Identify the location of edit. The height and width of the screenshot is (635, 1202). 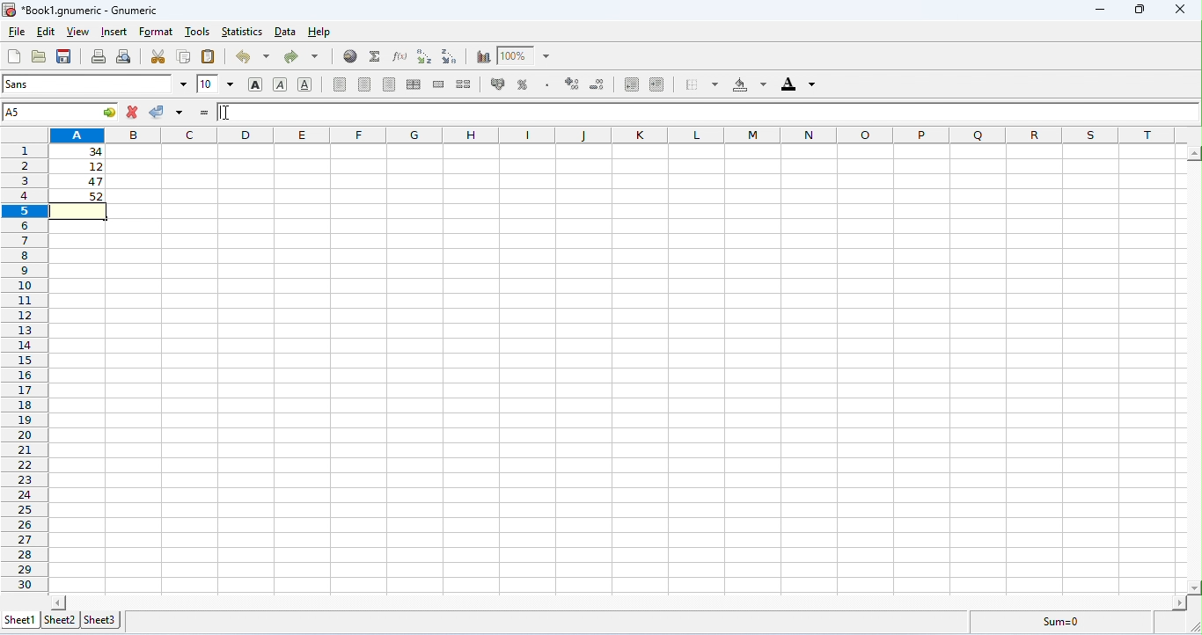
(46, 33).